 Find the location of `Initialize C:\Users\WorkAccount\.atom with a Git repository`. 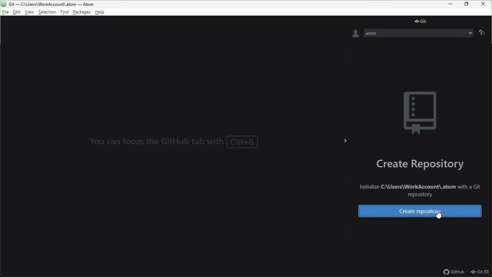

Initialize C:\Users\WorkAccount\.atom with a Git repository is located at coordinates (418, 189).